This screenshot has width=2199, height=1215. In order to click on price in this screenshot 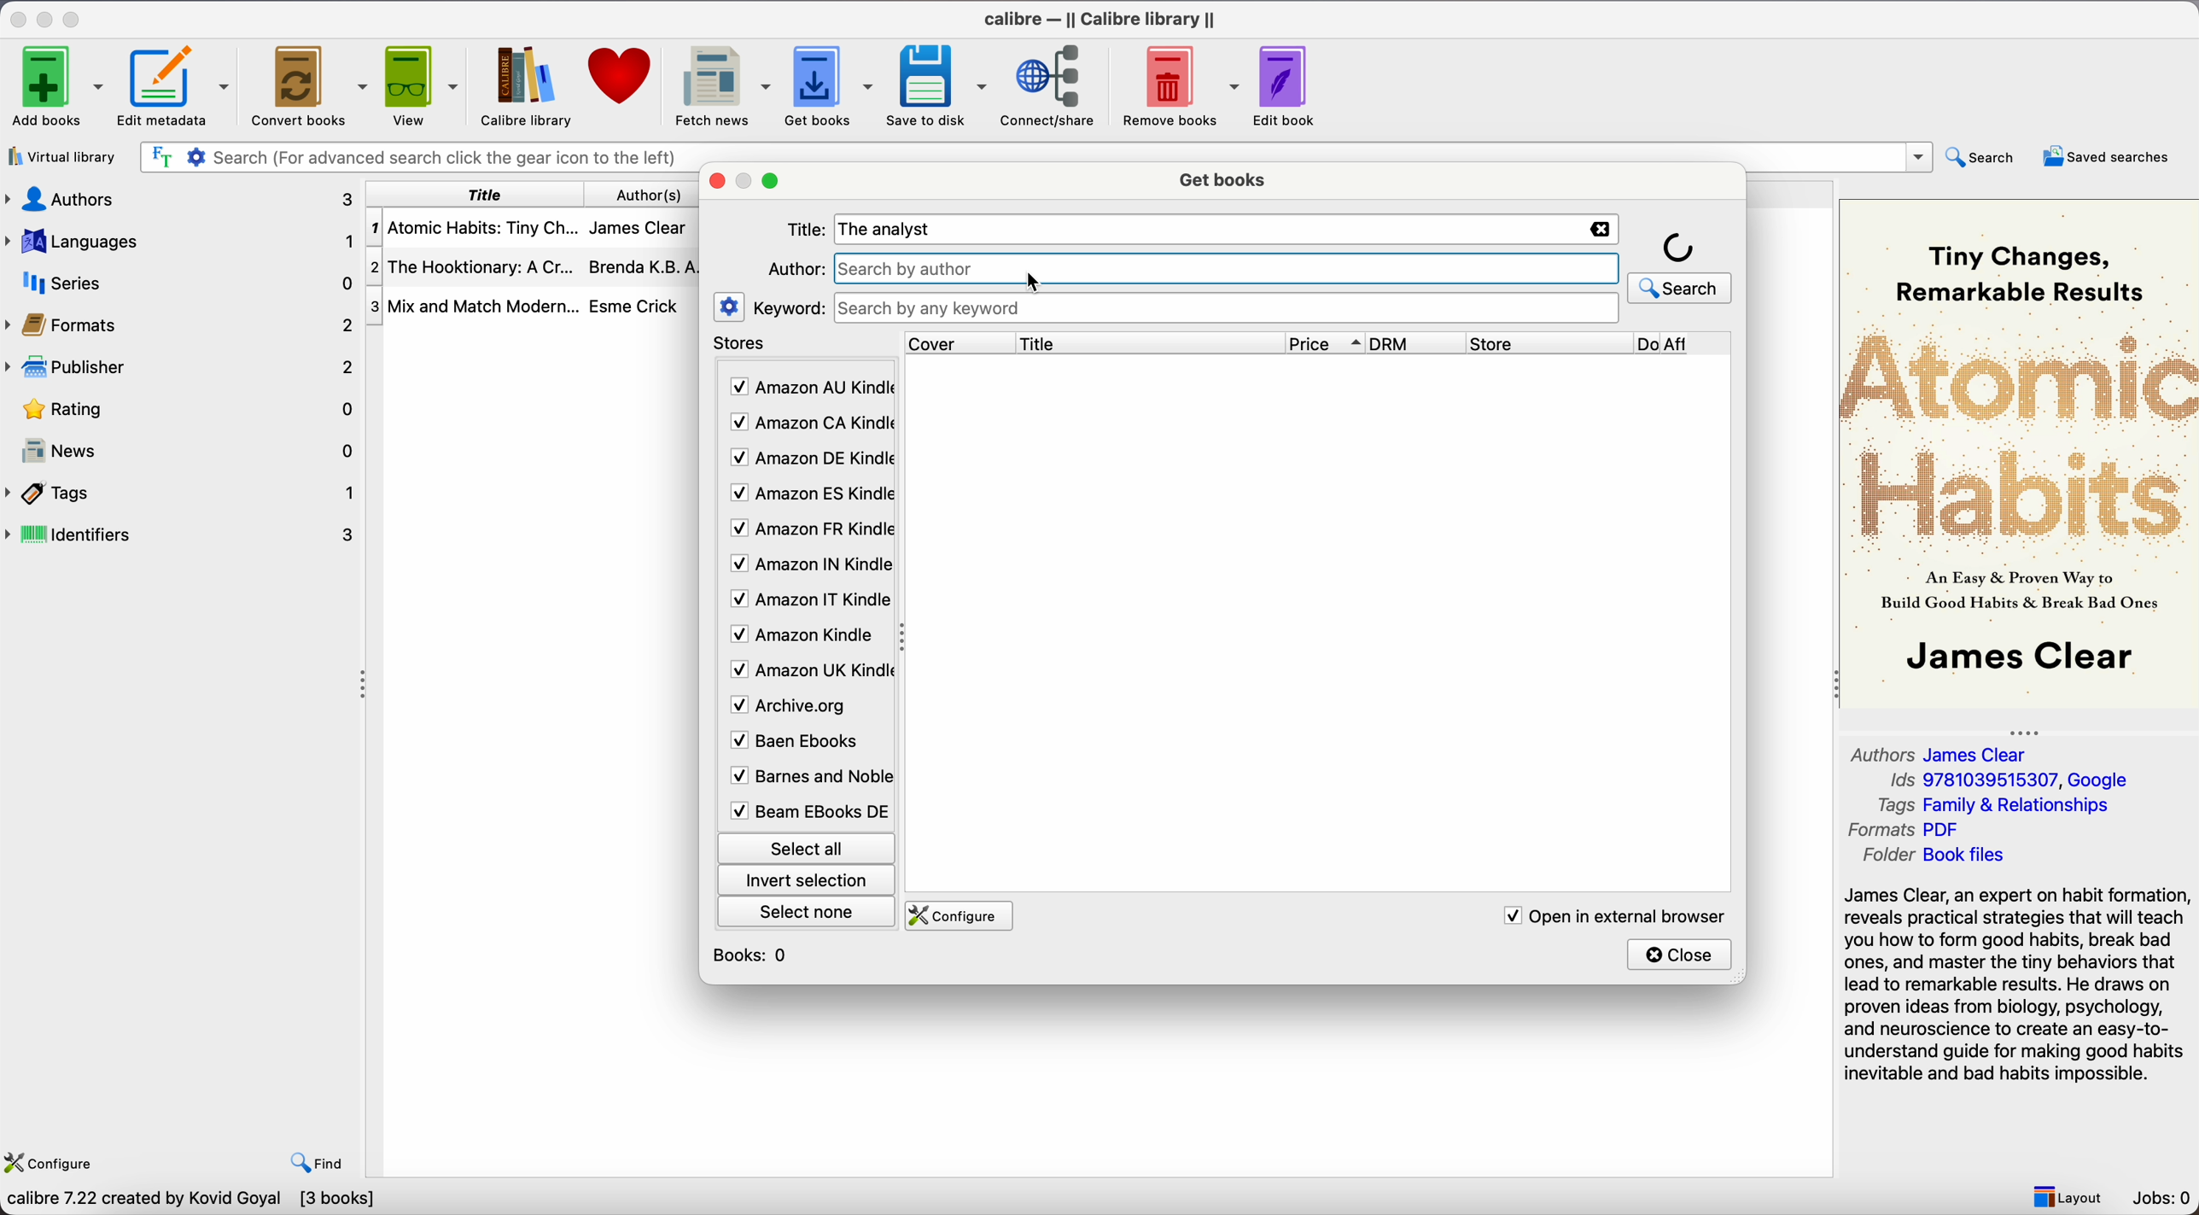, I will do `click(1327, 344)`.